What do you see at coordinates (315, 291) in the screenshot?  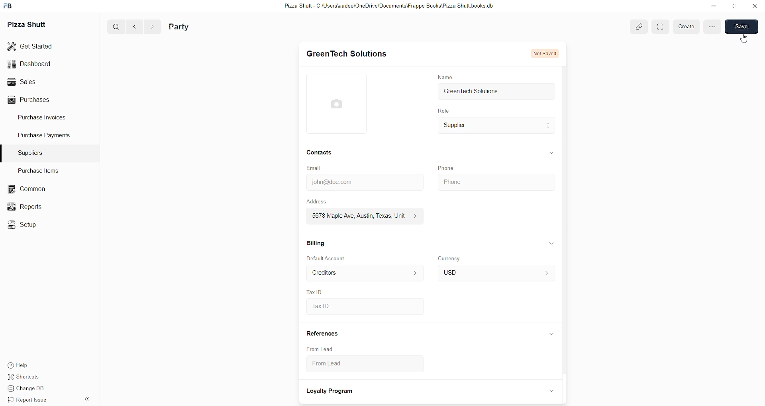 I see `Tax ID` at bounding box center [315, 291].